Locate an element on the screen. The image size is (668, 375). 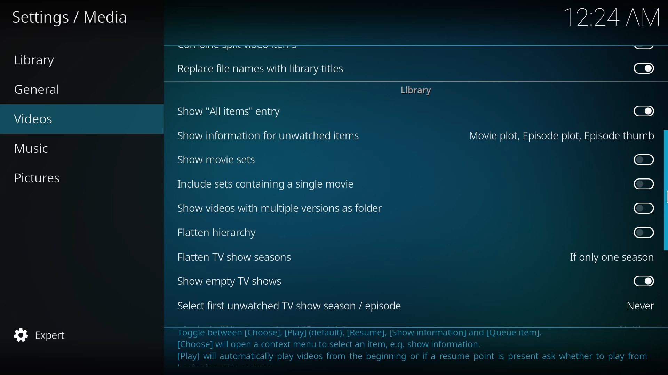
info is located at coordinates (417, 348).